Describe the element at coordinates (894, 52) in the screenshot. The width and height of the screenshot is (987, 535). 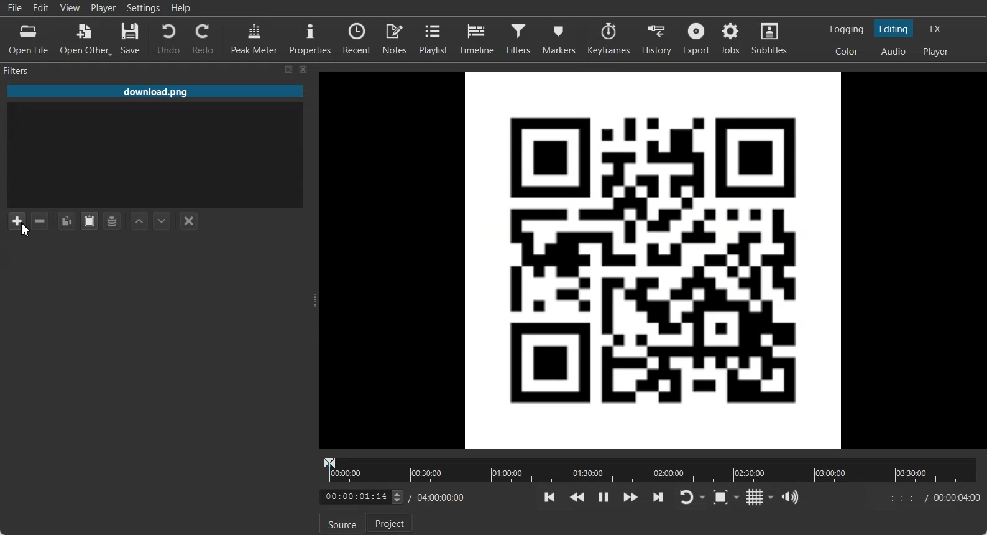
I see `Switching to the Audio layout` at that location.